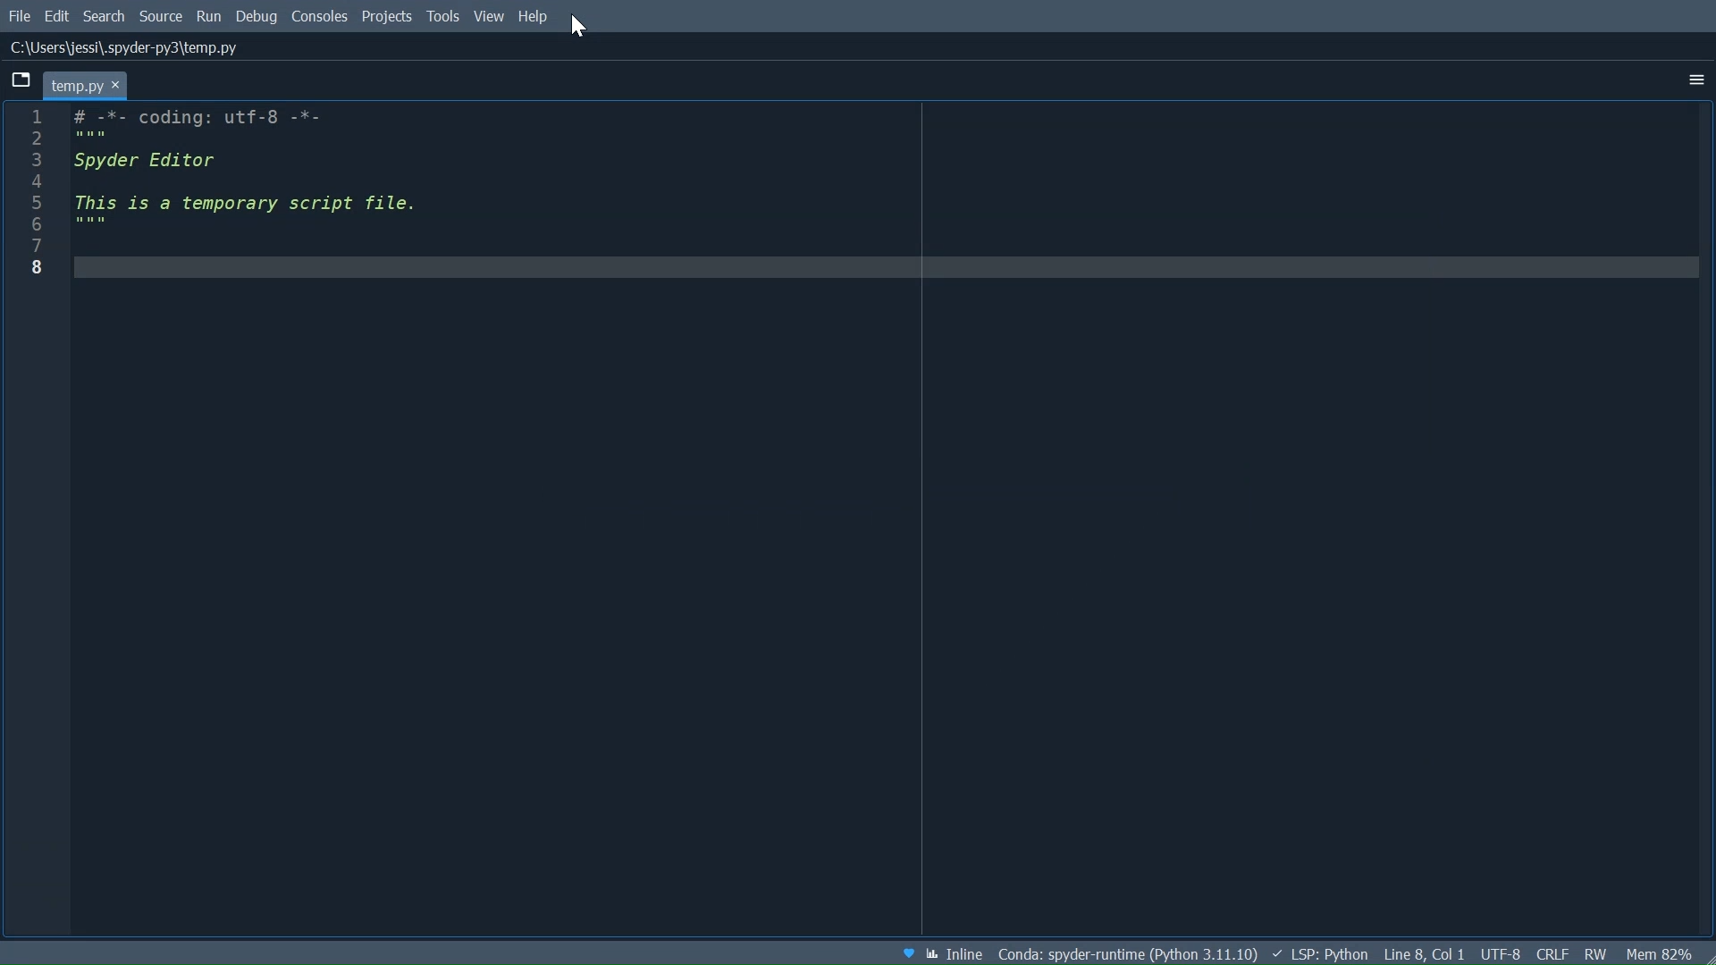 This screenshot has width=1716, height=965. I want to click on View, so click(489, 17).